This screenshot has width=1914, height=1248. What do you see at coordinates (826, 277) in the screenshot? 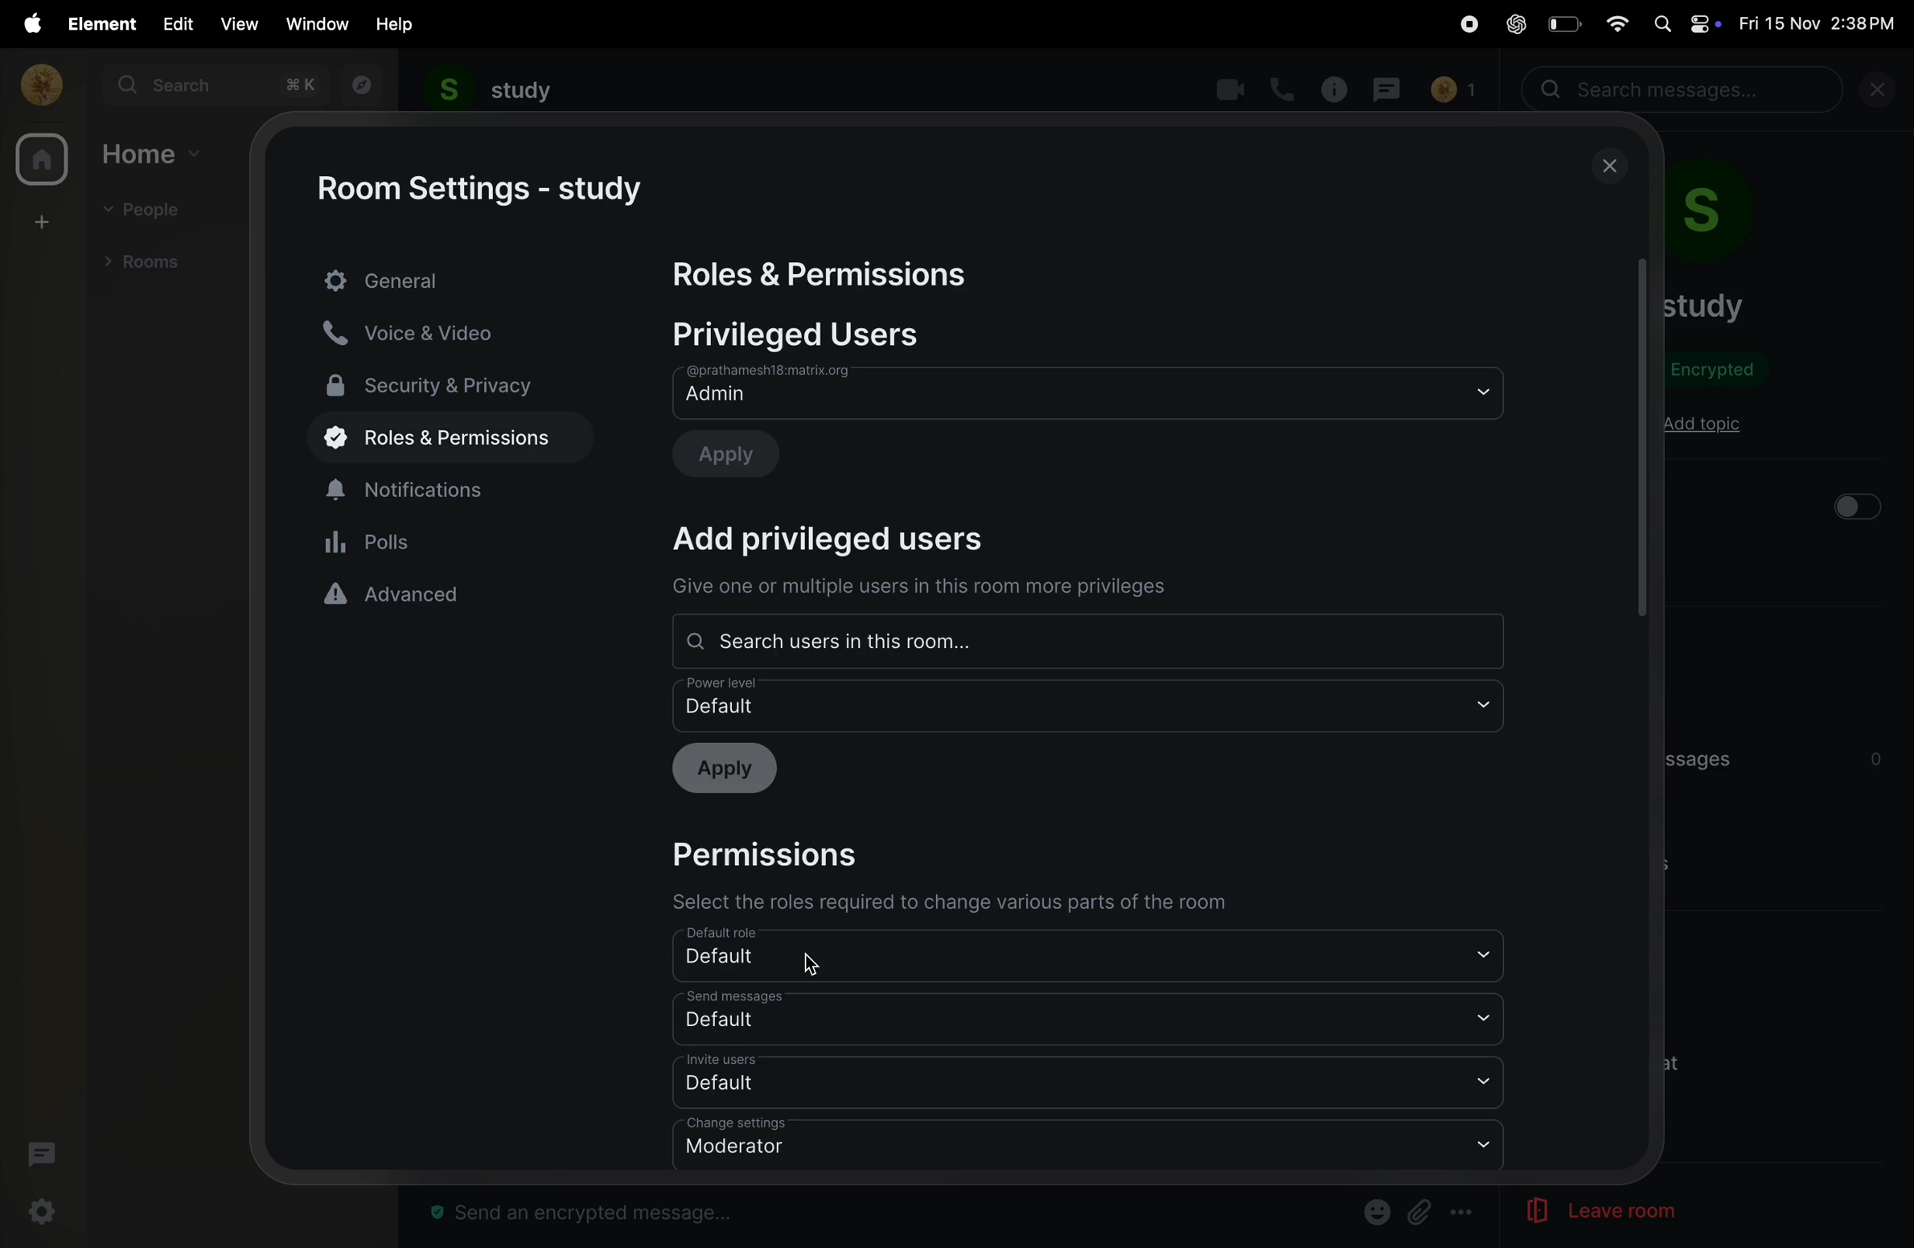
I see `Roles and permissions` at bounding box center [826, 277].